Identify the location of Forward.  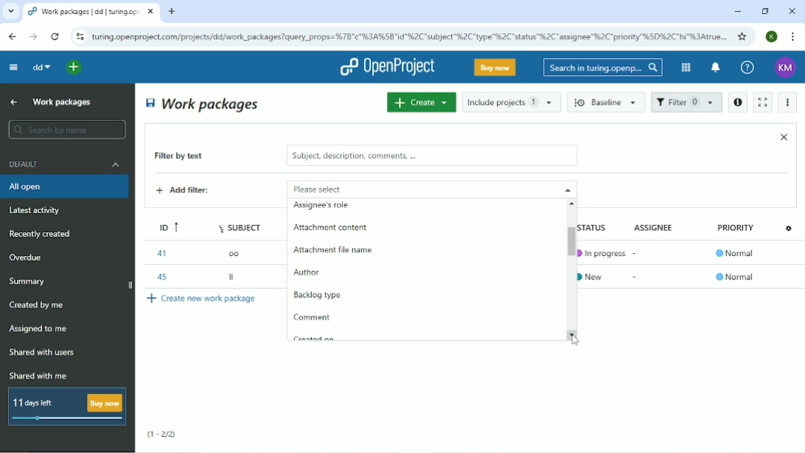
(32, 37).